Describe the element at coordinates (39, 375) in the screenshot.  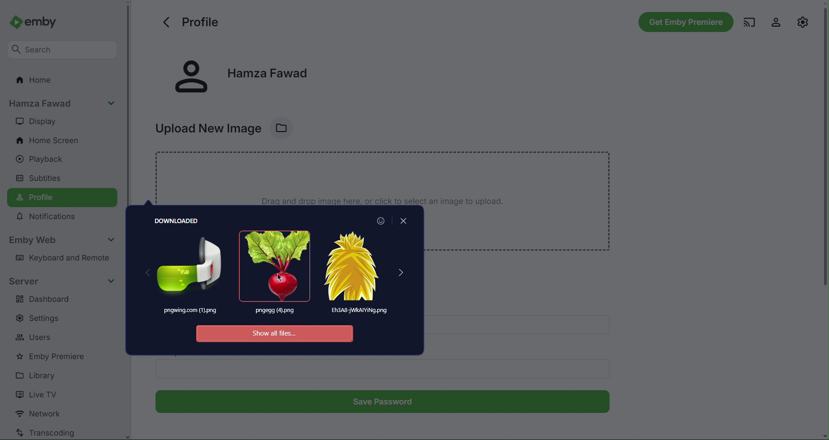
I see `Library` at that location.